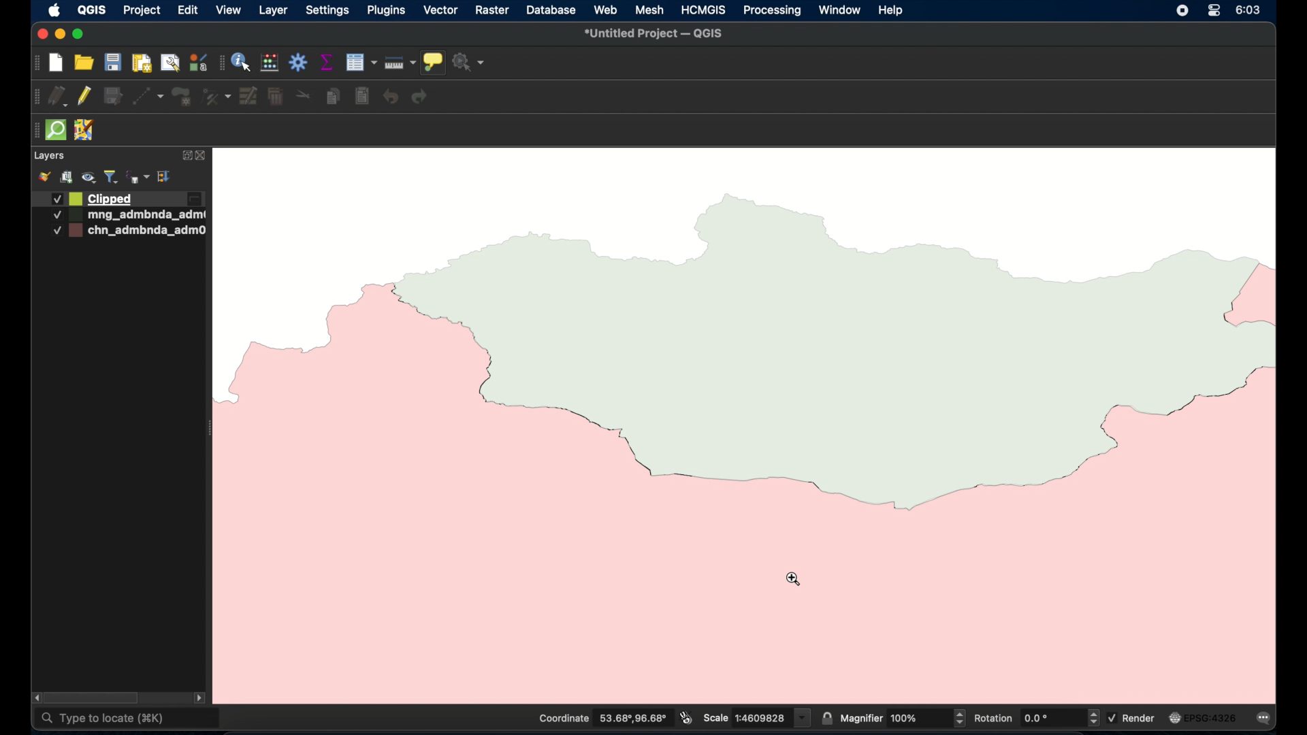  I want to click on toolbox, so click(299, 62).